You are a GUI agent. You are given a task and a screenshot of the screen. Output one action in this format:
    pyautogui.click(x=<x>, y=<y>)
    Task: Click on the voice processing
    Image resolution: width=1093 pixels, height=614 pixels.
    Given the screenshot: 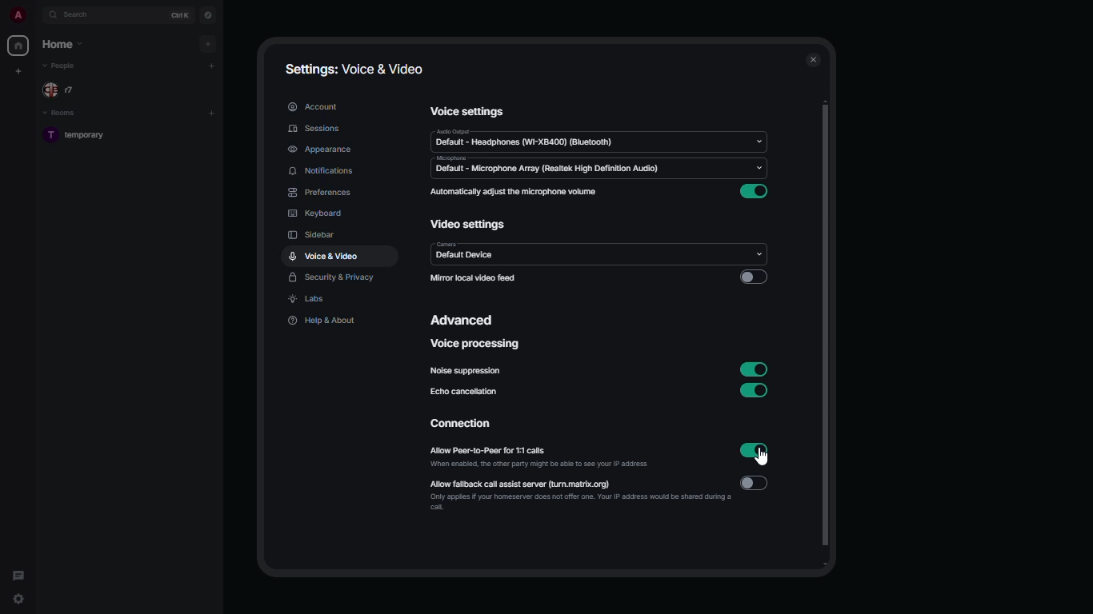 What is the action you would take?
    pyautogui.click(x=474, y=345)
    